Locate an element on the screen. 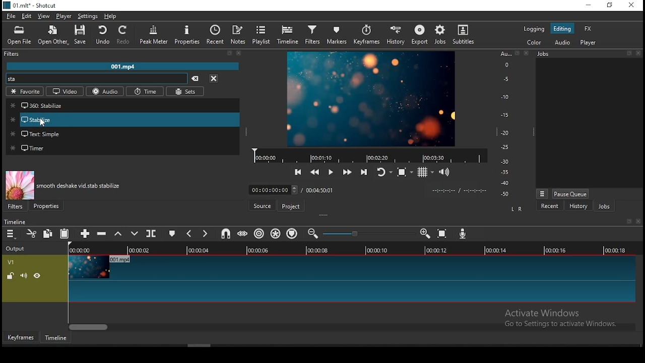 This screenshot has height=363, width=645. overwrite is located at coordinates (136, 233).